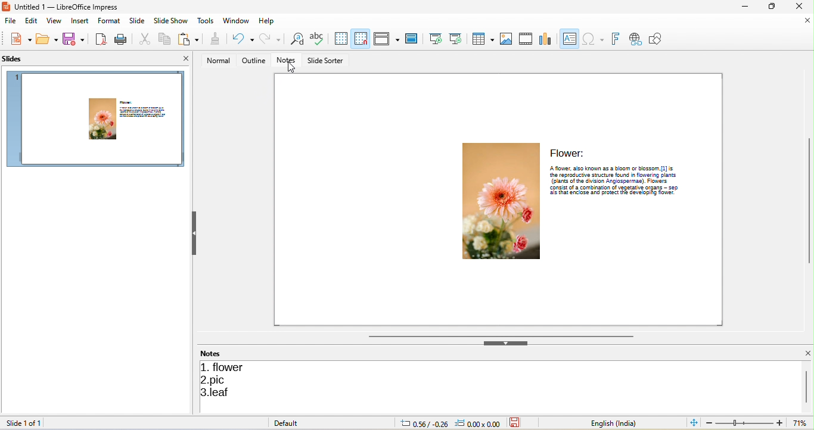  I want to click on default, so click(293, 423).